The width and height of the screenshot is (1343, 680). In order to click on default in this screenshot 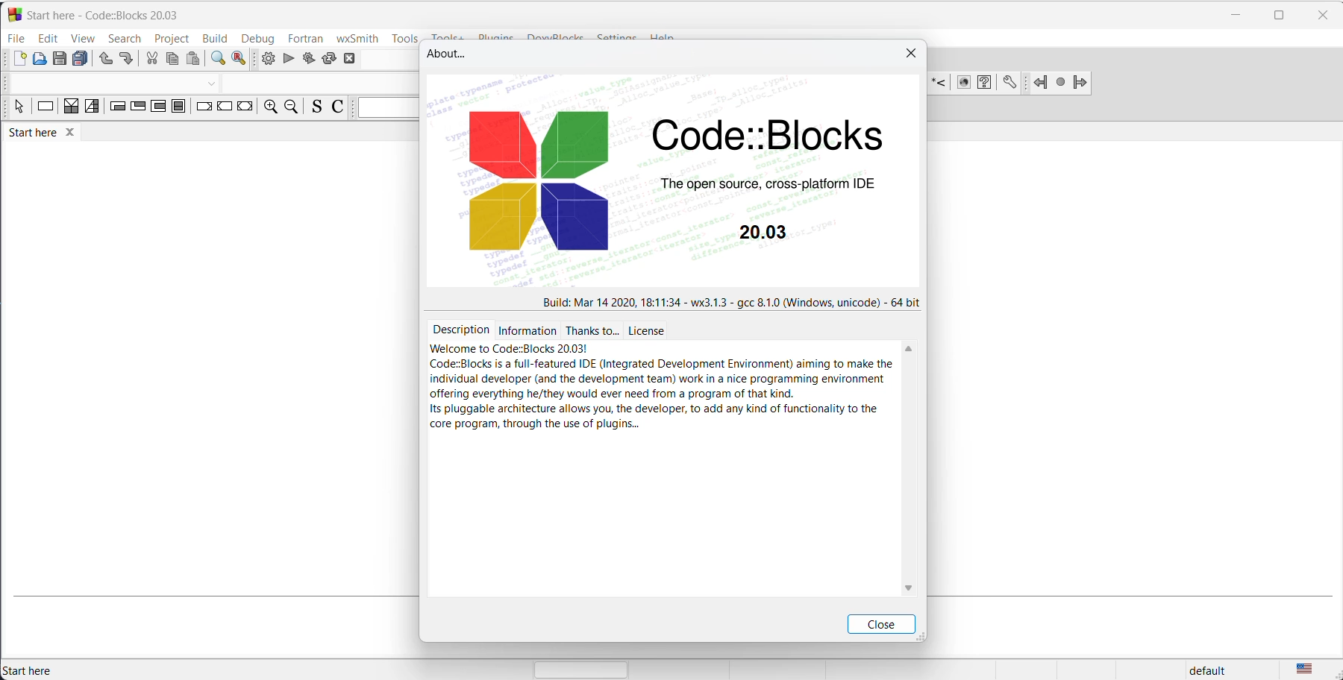, I will do `click(1218, 669)`.